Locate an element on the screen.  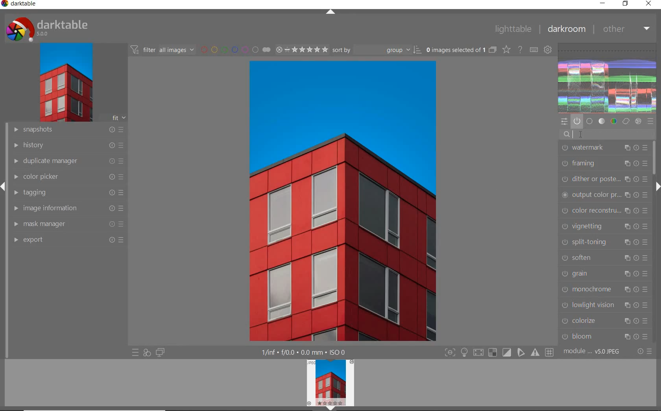
base is located at coordinates (590, 122).